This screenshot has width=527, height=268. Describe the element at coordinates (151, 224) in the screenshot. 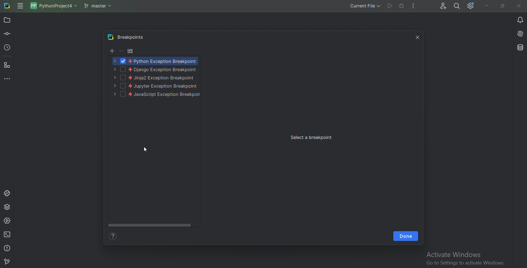

I see `scroll bar` at that location.